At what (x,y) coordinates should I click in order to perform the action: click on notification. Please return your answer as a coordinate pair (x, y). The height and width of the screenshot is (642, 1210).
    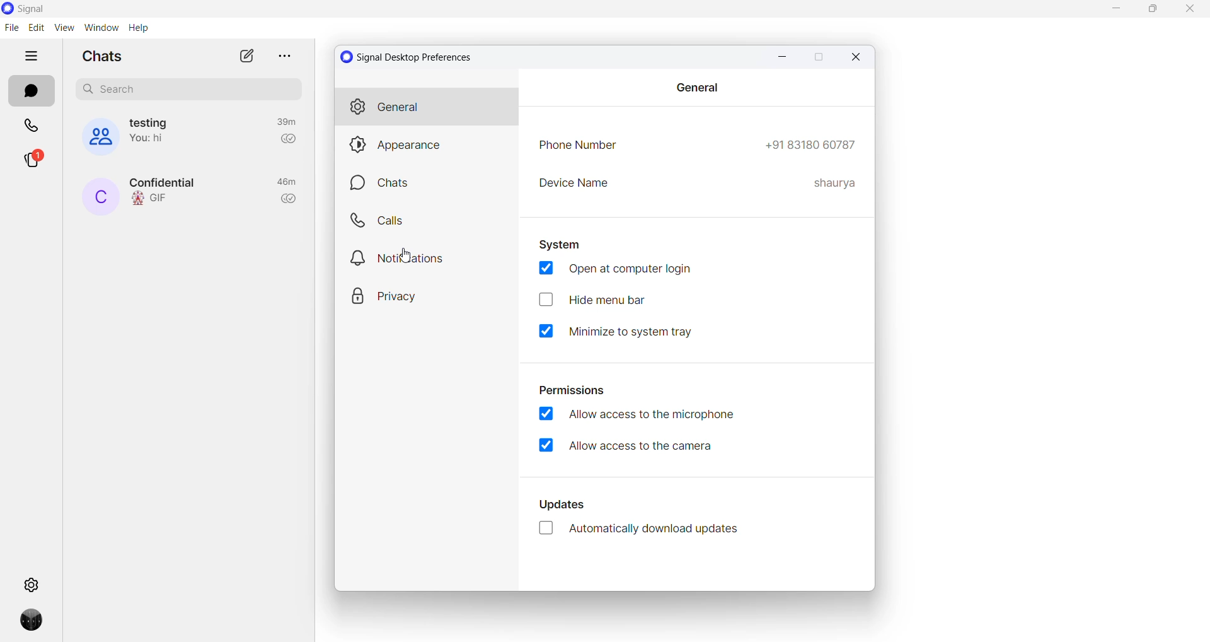
    Looking at the image, I should click on (429, 255).